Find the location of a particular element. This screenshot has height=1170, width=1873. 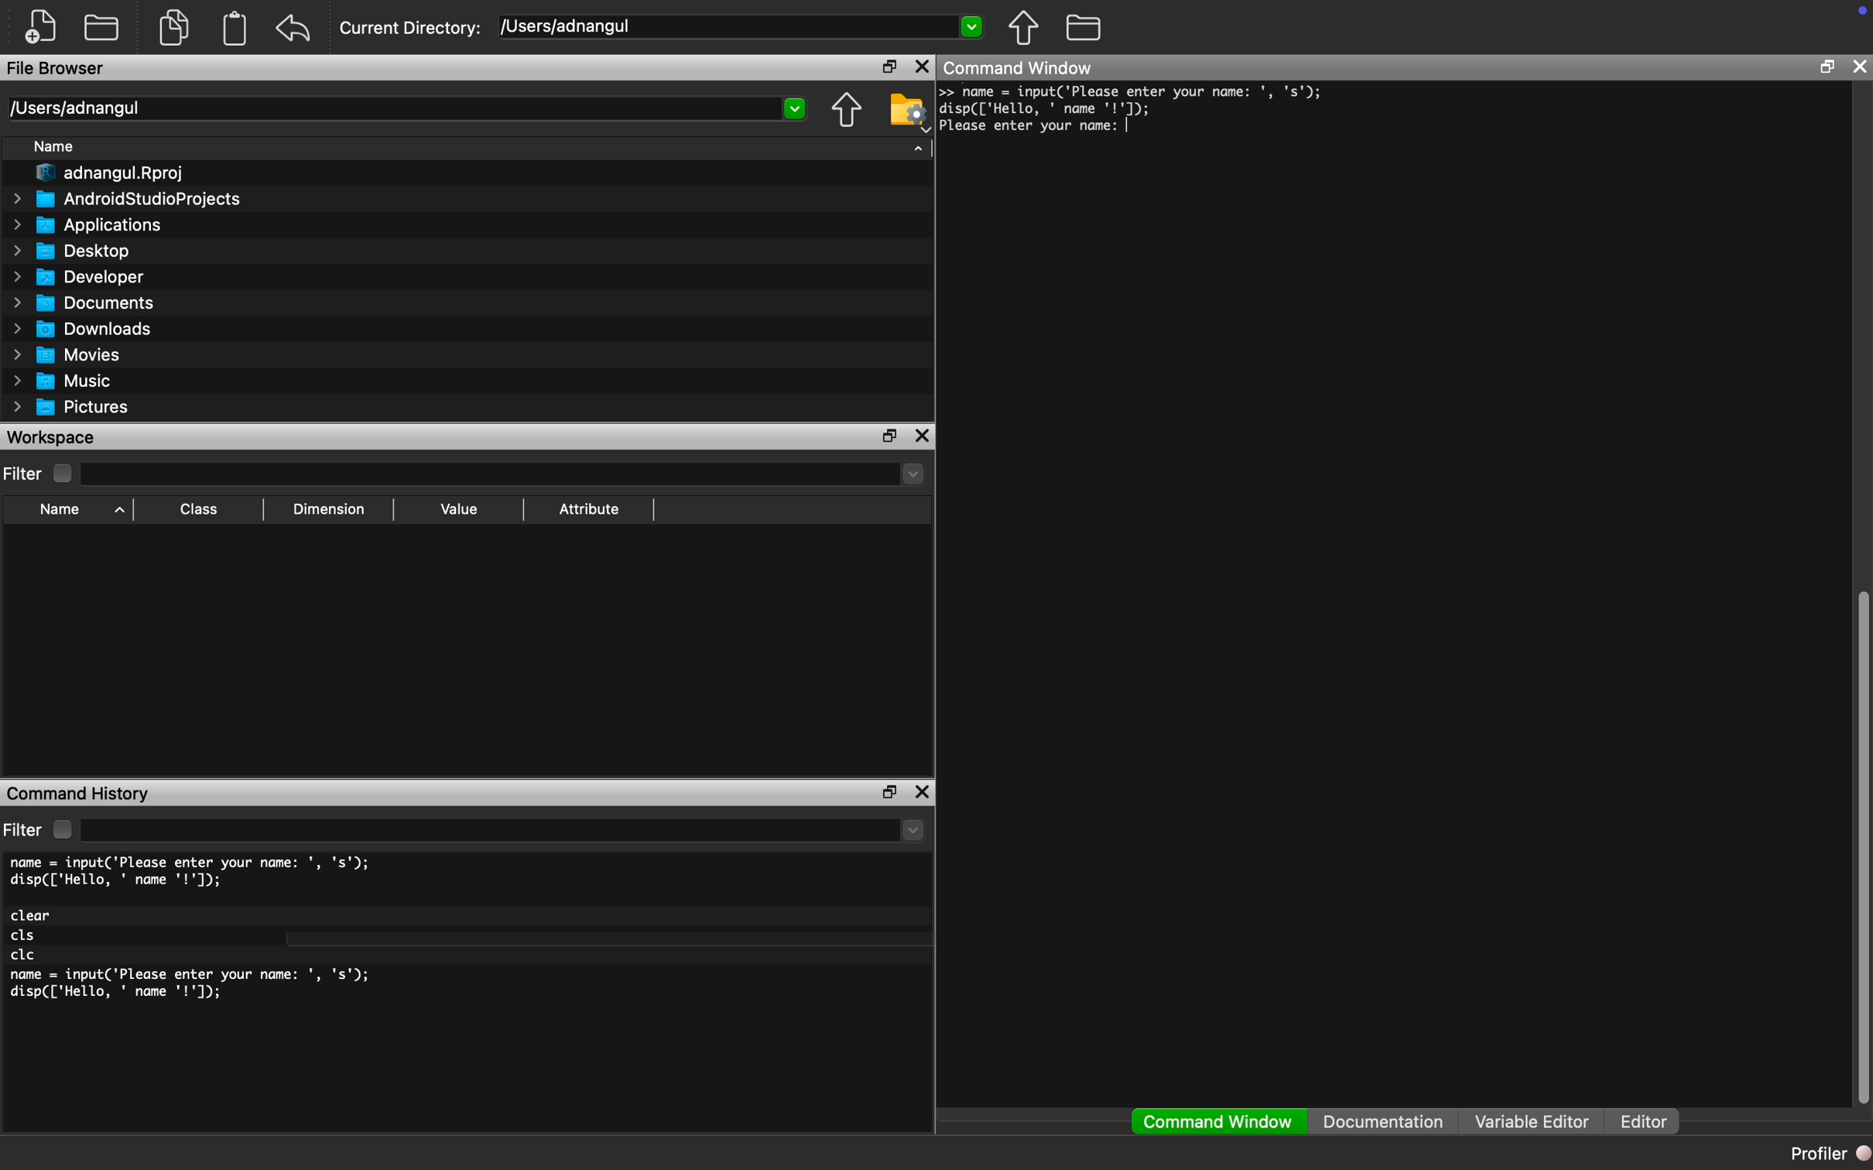

Attribute is located at coordinates (589, 508).